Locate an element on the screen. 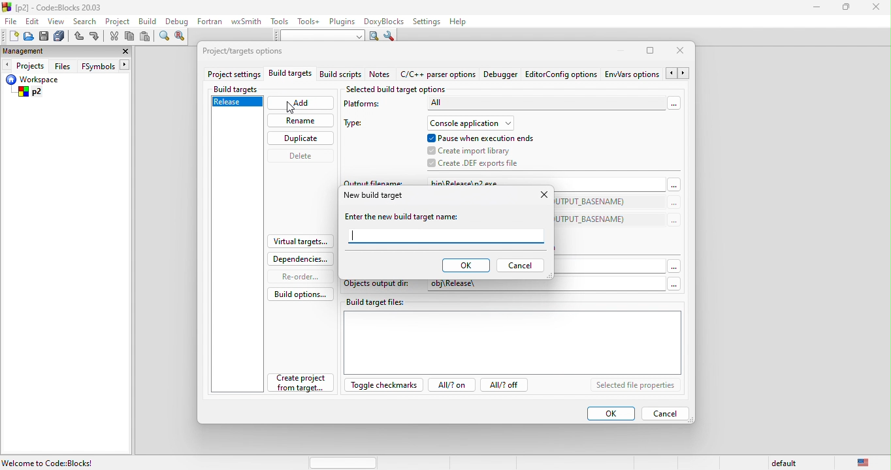 This screenshot has width=891, height=470. management is located at coordinates (33, 51).